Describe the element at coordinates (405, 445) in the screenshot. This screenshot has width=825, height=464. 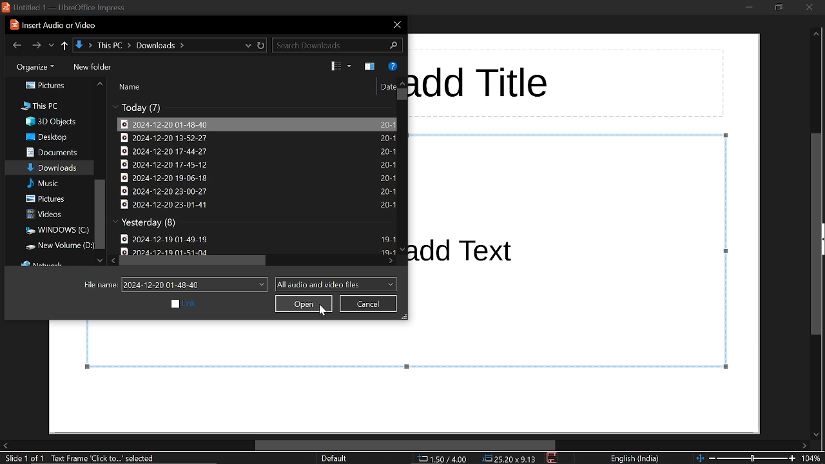
I see `horizontal scrollbar` at that location.